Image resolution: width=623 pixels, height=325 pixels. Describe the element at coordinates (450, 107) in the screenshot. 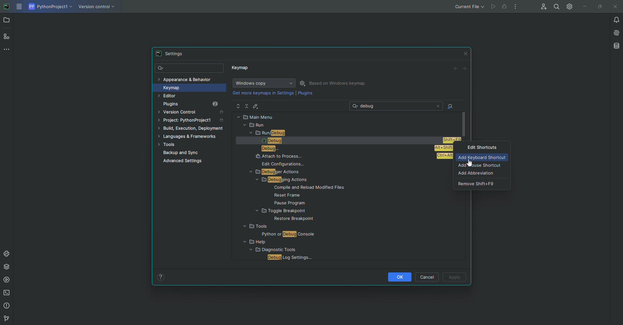

I see `Find Actions` at that location.